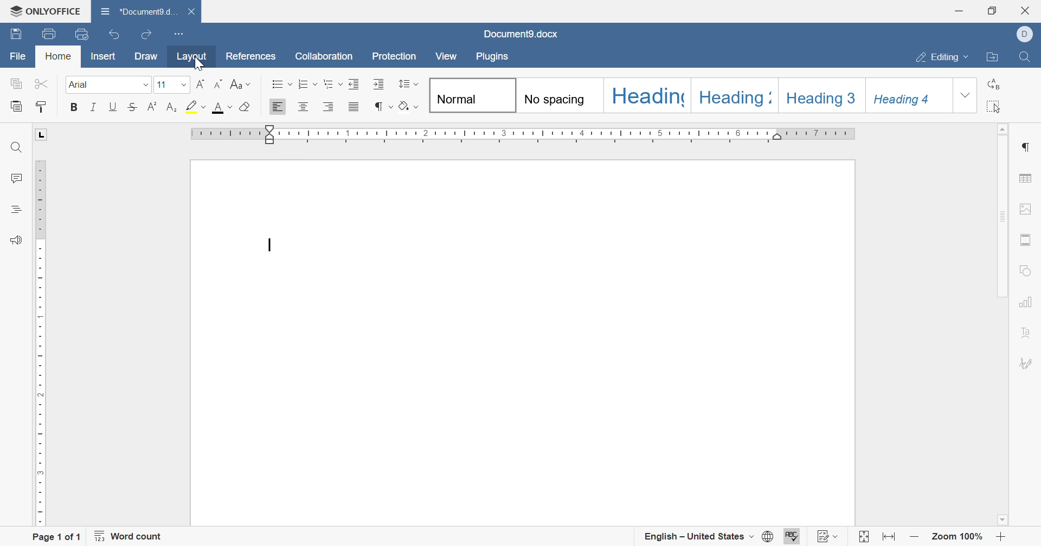 The height and width of the screenshot is (546, 1041). What do you see at coordinates (191, 56) in the screenshot?
I see `layout` at bounding box center [191, 56].